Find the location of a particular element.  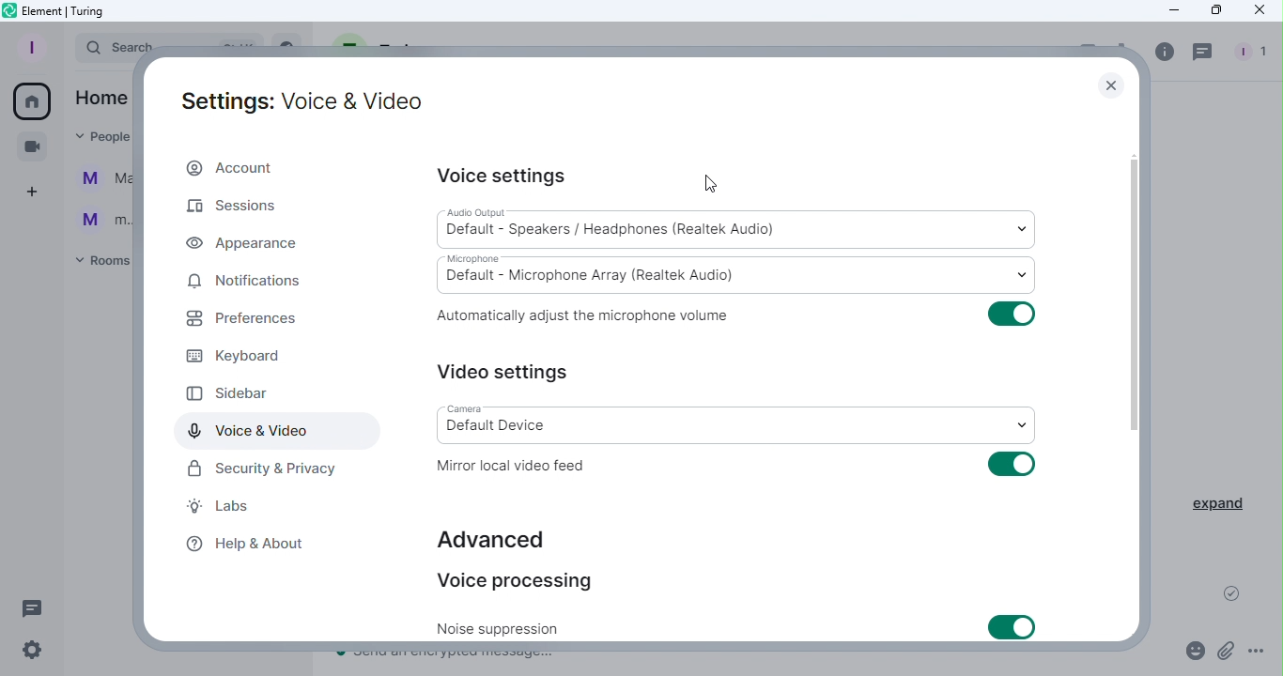

Preferences is located at coordinates (240, 318).